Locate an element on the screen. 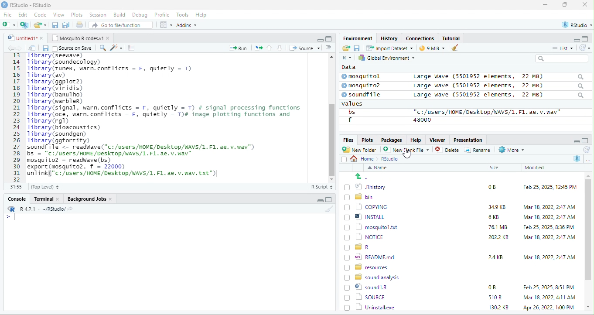 This screenshot has width=594, height=315.  More  is located at coordinates (511, 150).